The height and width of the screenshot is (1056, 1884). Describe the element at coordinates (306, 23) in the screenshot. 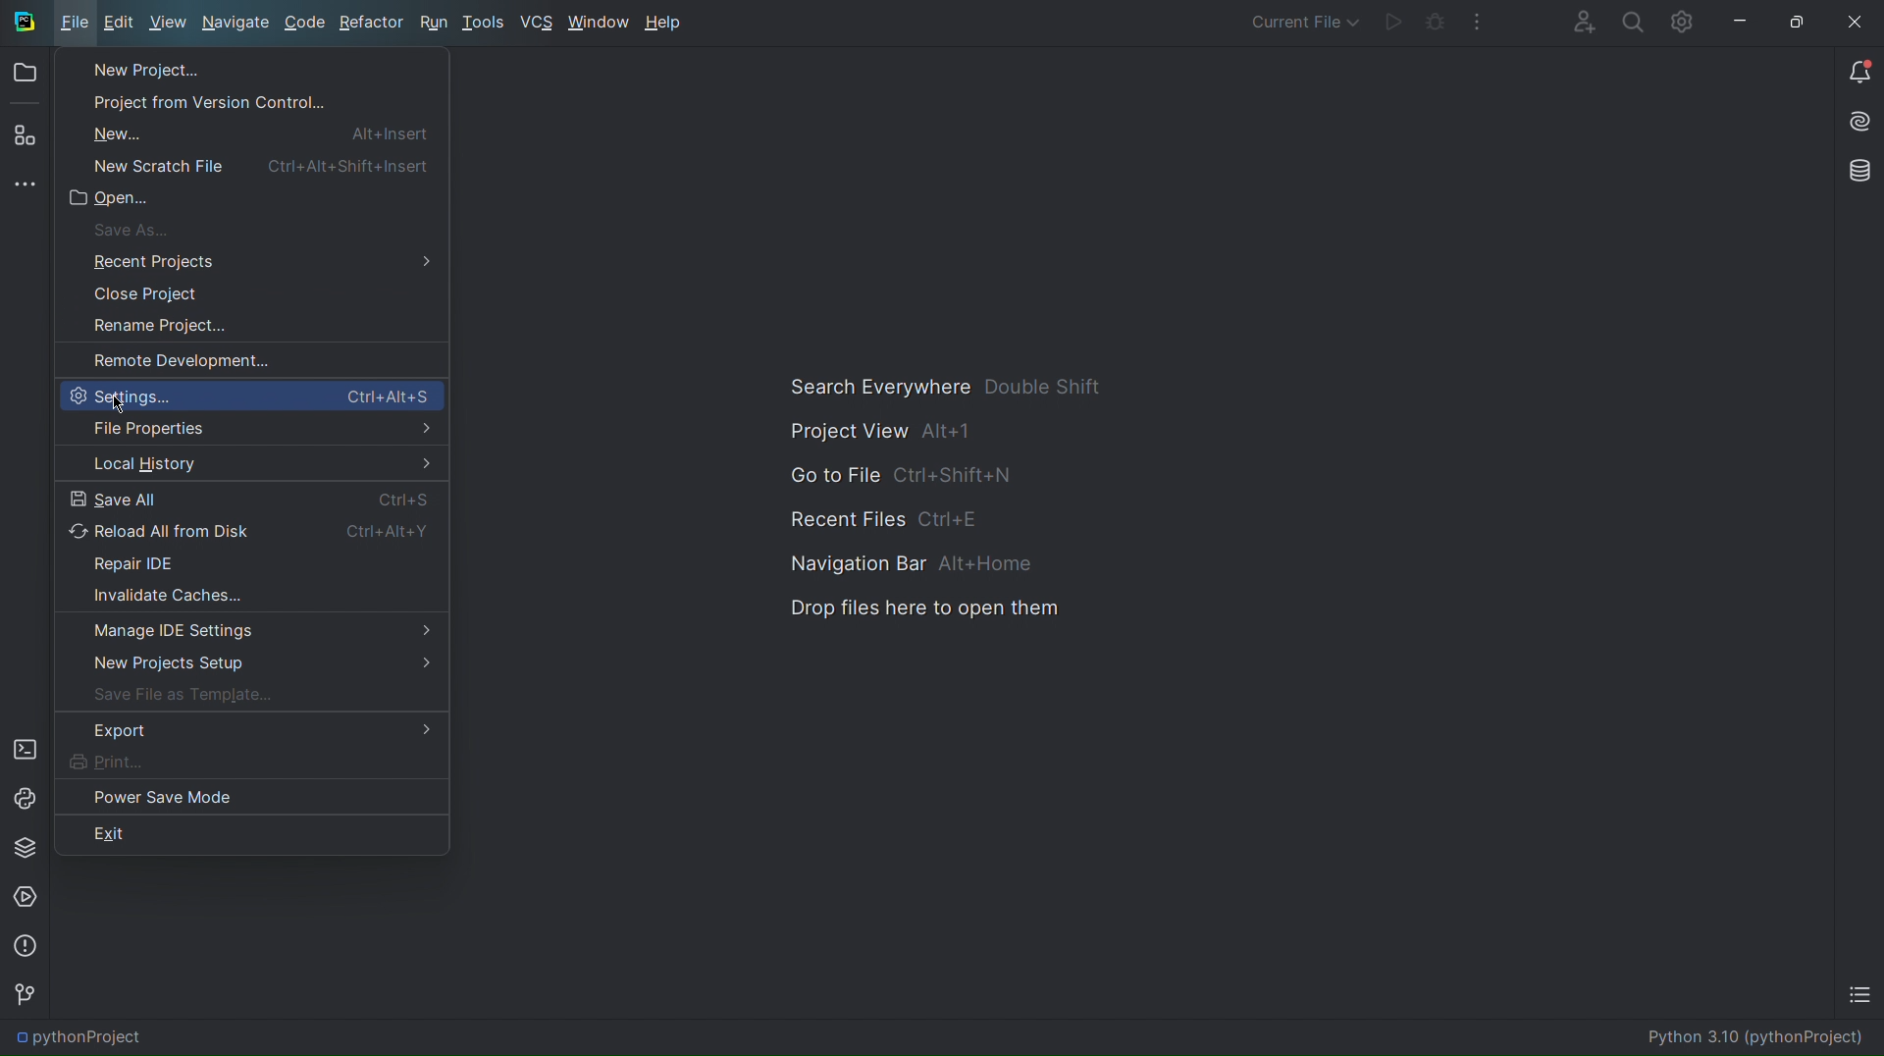

I see `Code` at that location.